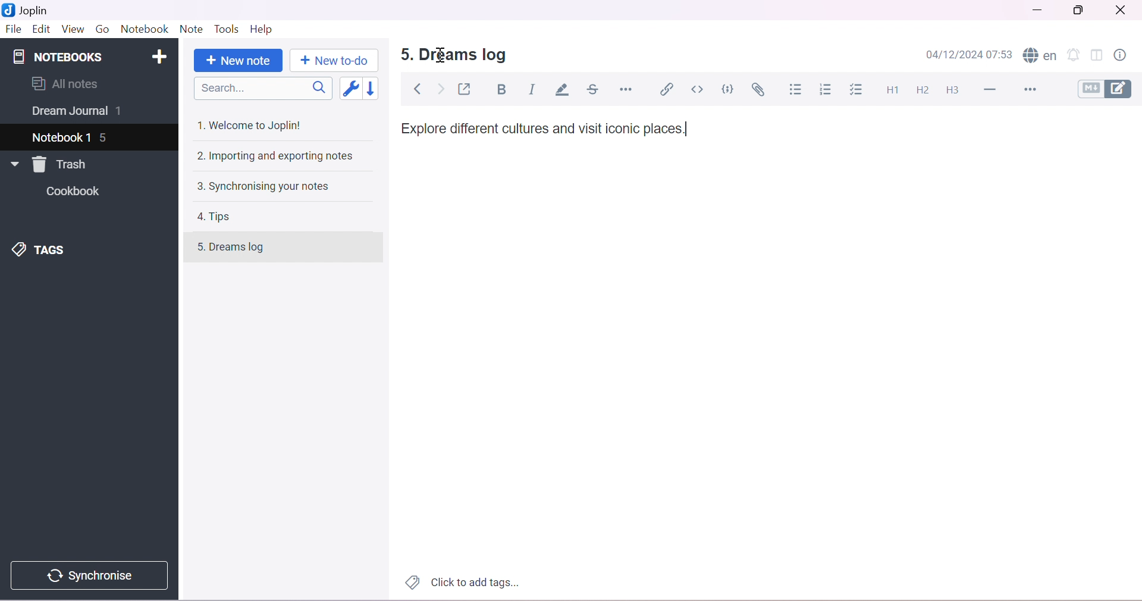 Image resolution: width=1142 pixels, height=601 pixels. I want to click on , so click(400, 55).